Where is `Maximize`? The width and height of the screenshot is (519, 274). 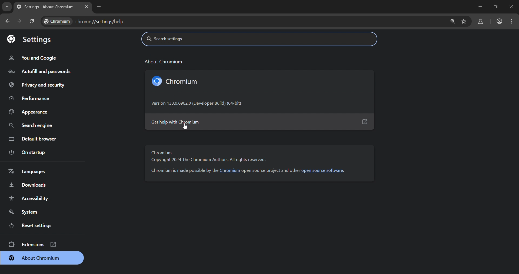
Maximize is located at coordinates (495, 6).